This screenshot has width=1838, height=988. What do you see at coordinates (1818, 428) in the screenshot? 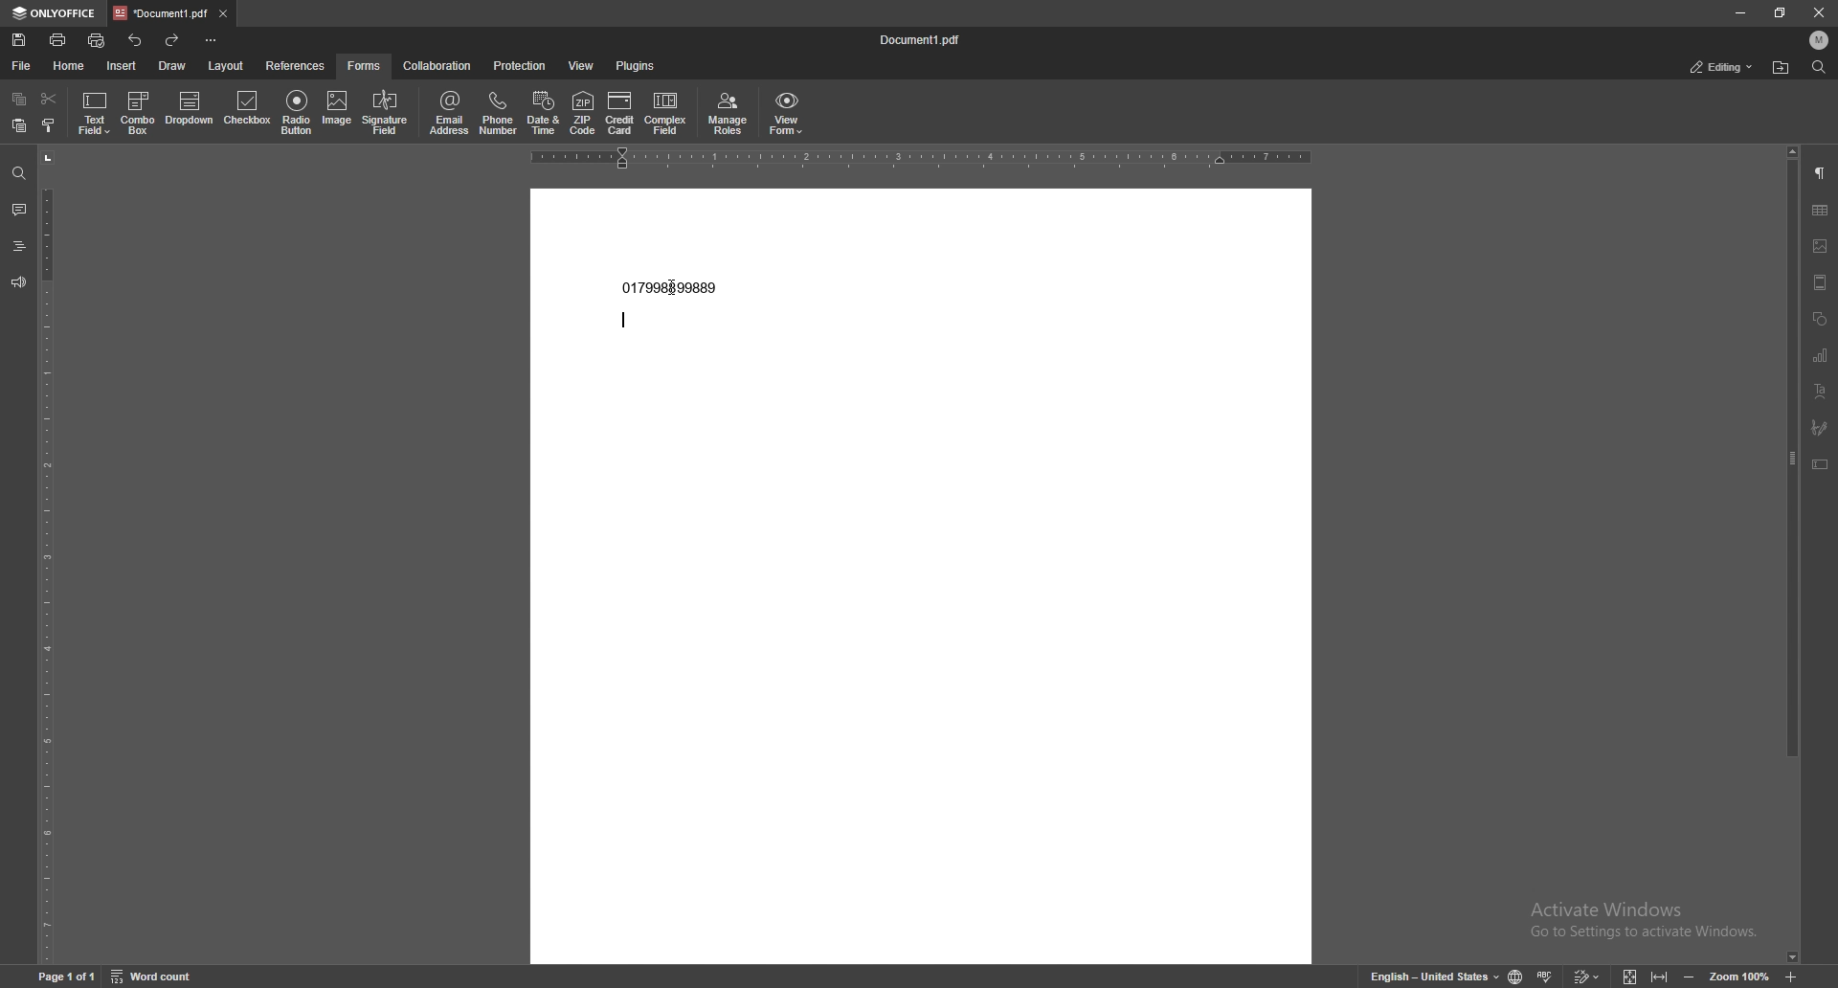
I see `signature` at bounding box center [1818, 428].